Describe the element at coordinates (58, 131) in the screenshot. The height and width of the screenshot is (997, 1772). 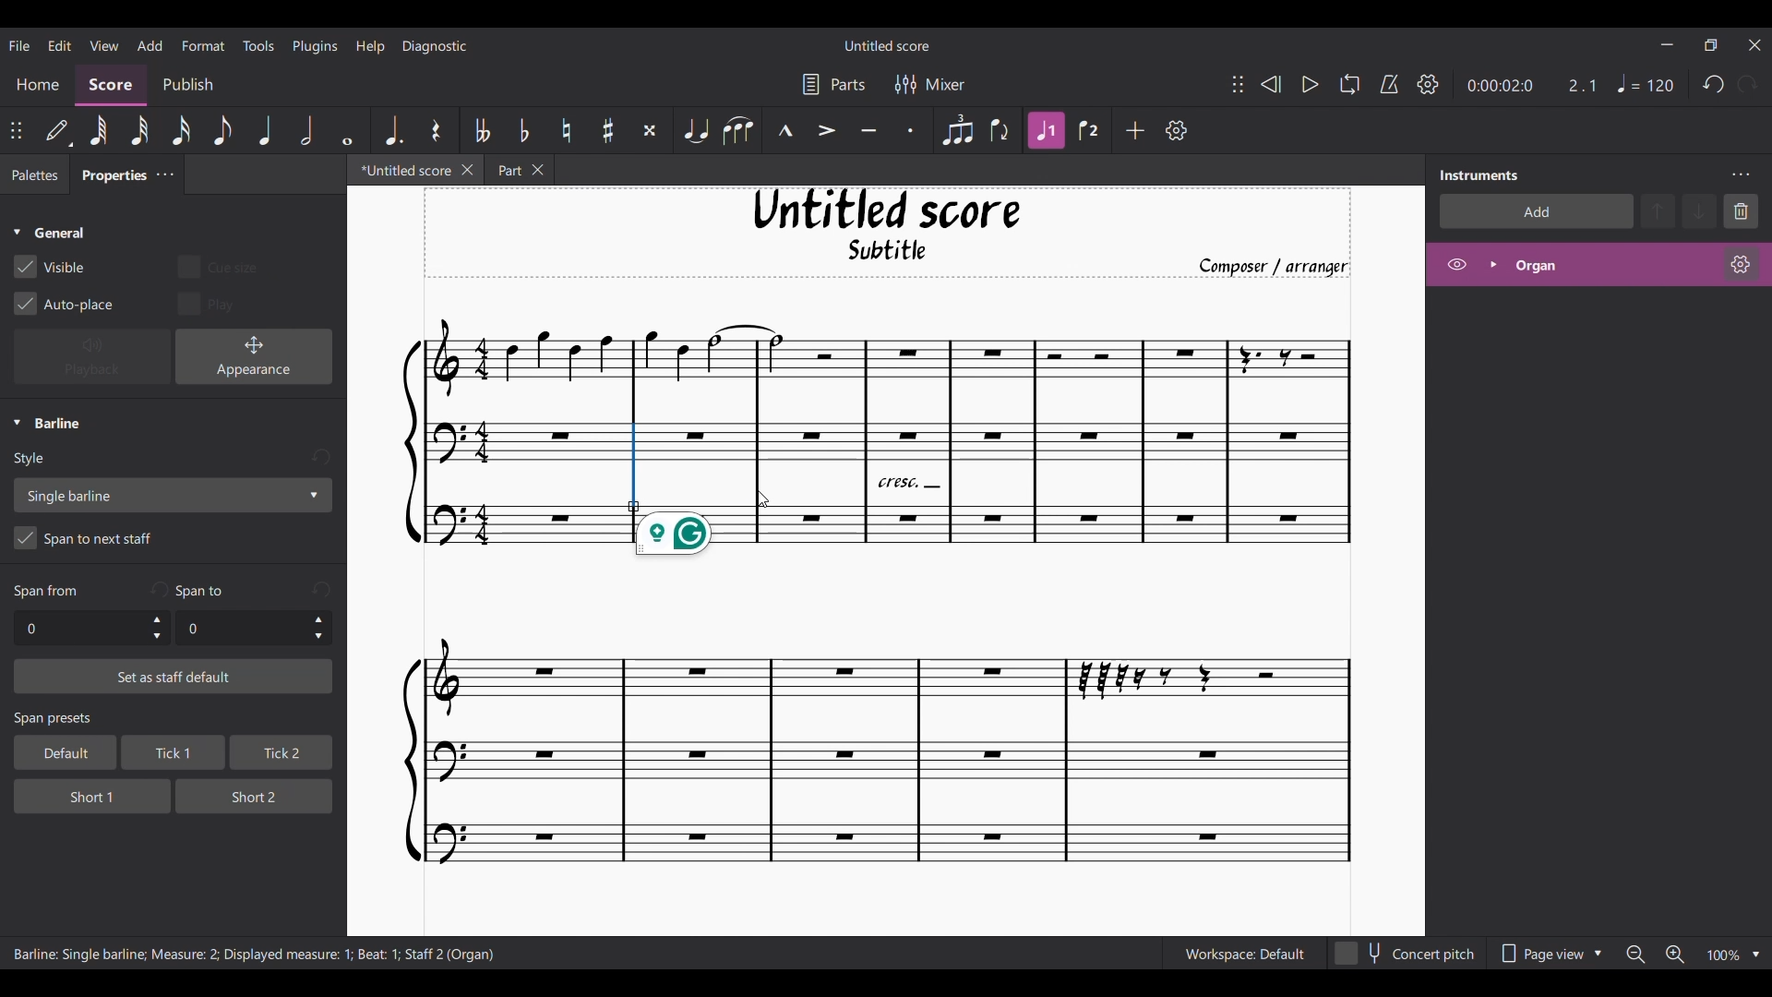
I see `Default` at that location.